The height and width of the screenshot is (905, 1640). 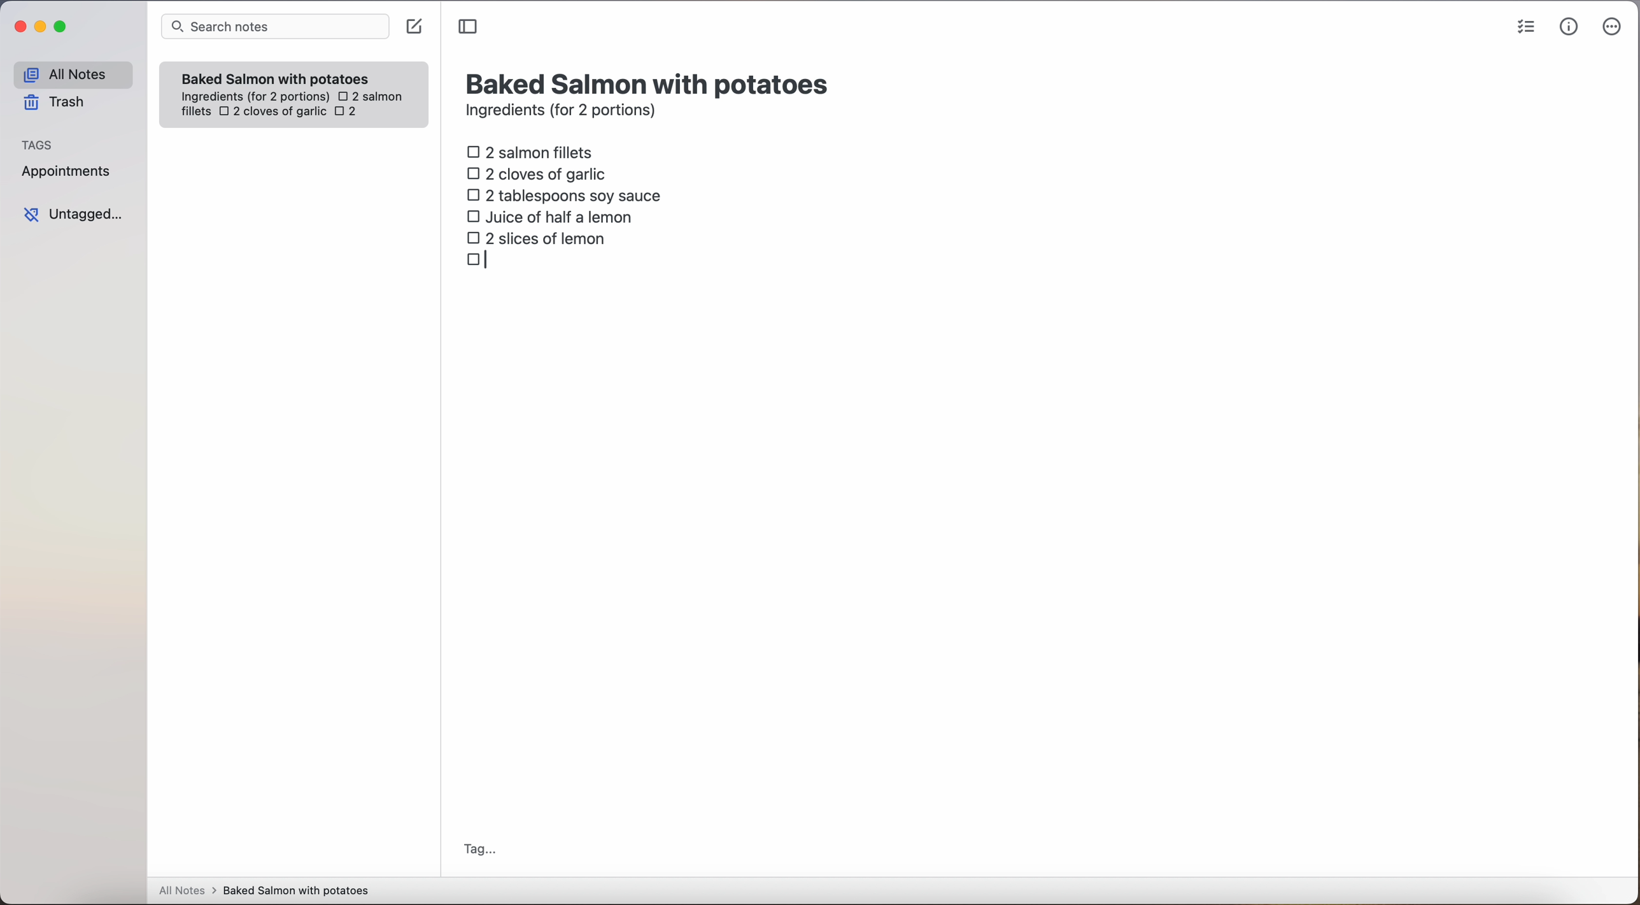 I want to click on appointments tag, so click(x=67, y=169).